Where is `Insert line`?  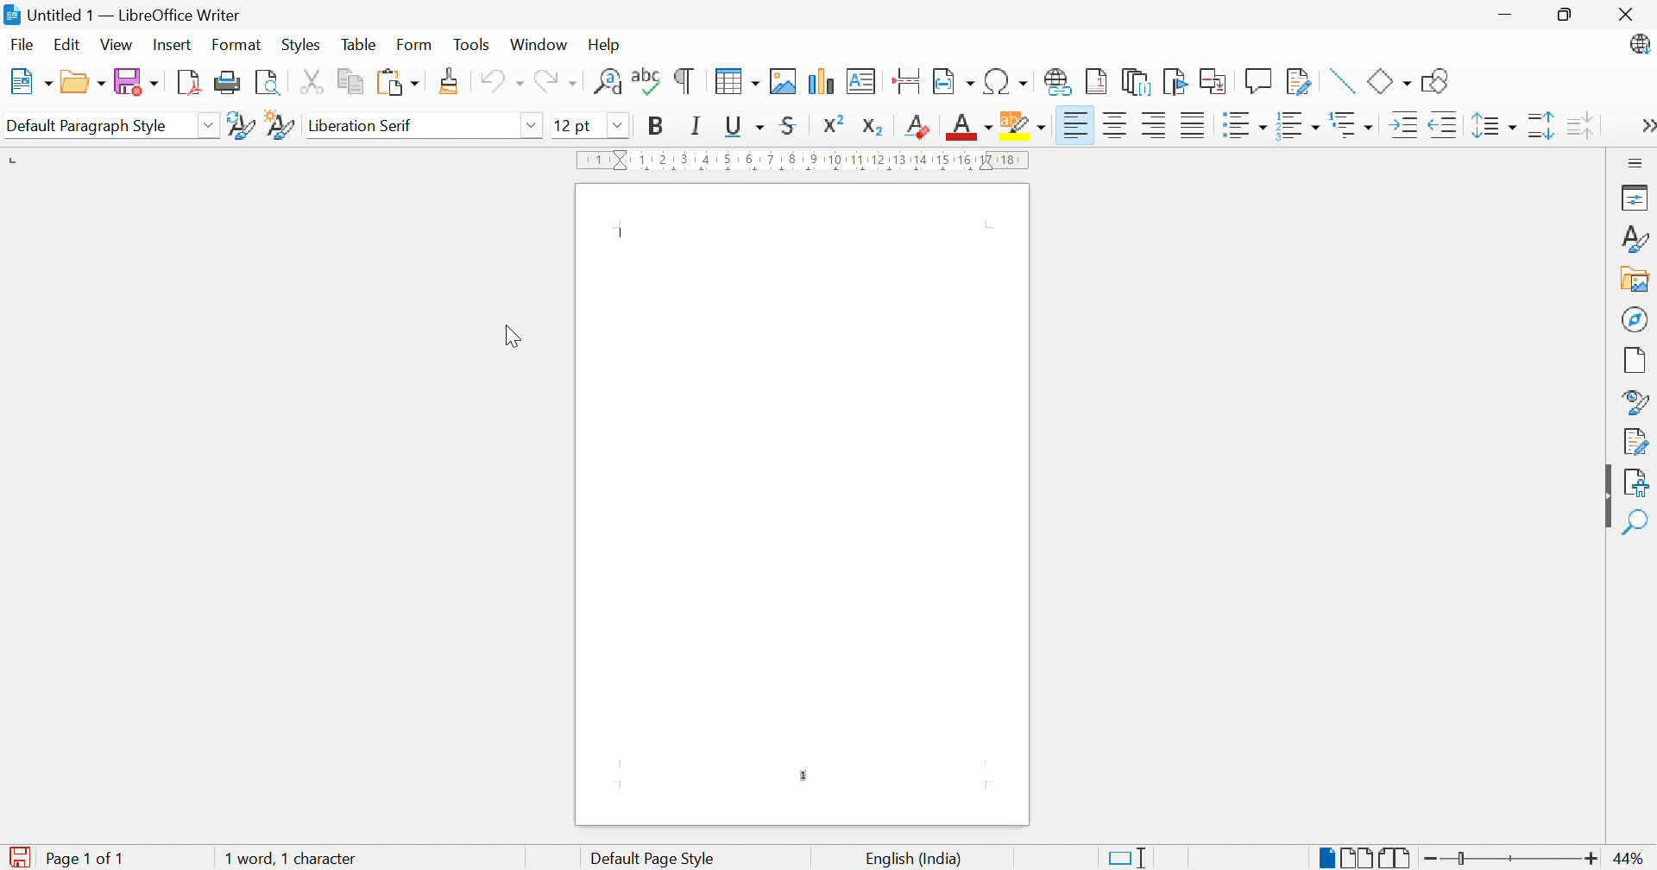
Insert line is located at coordinates (1339, 81).